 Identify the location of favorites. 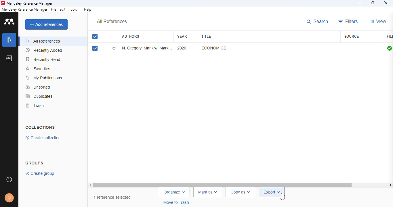
(38, 69).